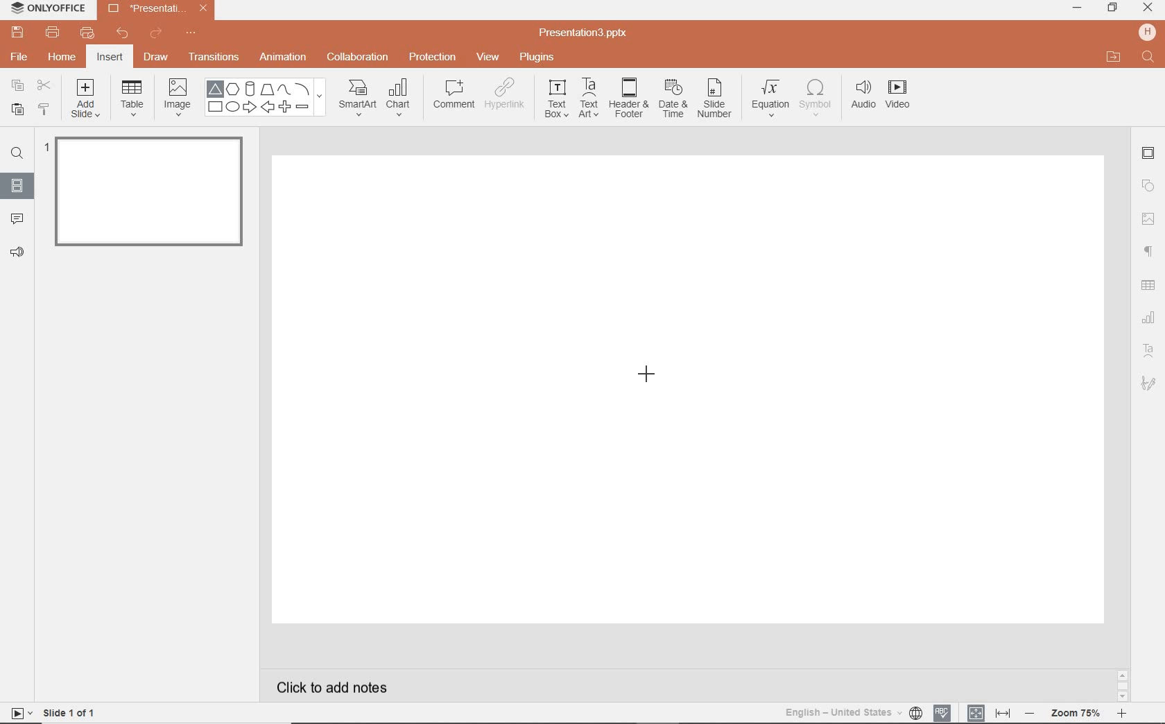 The width and height of the screenshot is (1165, 724). What do you see at coordinates (109, 58) in the screenshot?
I see `INSERT` at bounding box center [109, 58].